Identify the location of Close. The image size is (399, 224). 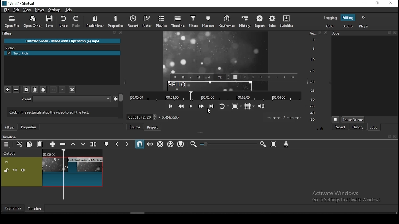
(121, 33).